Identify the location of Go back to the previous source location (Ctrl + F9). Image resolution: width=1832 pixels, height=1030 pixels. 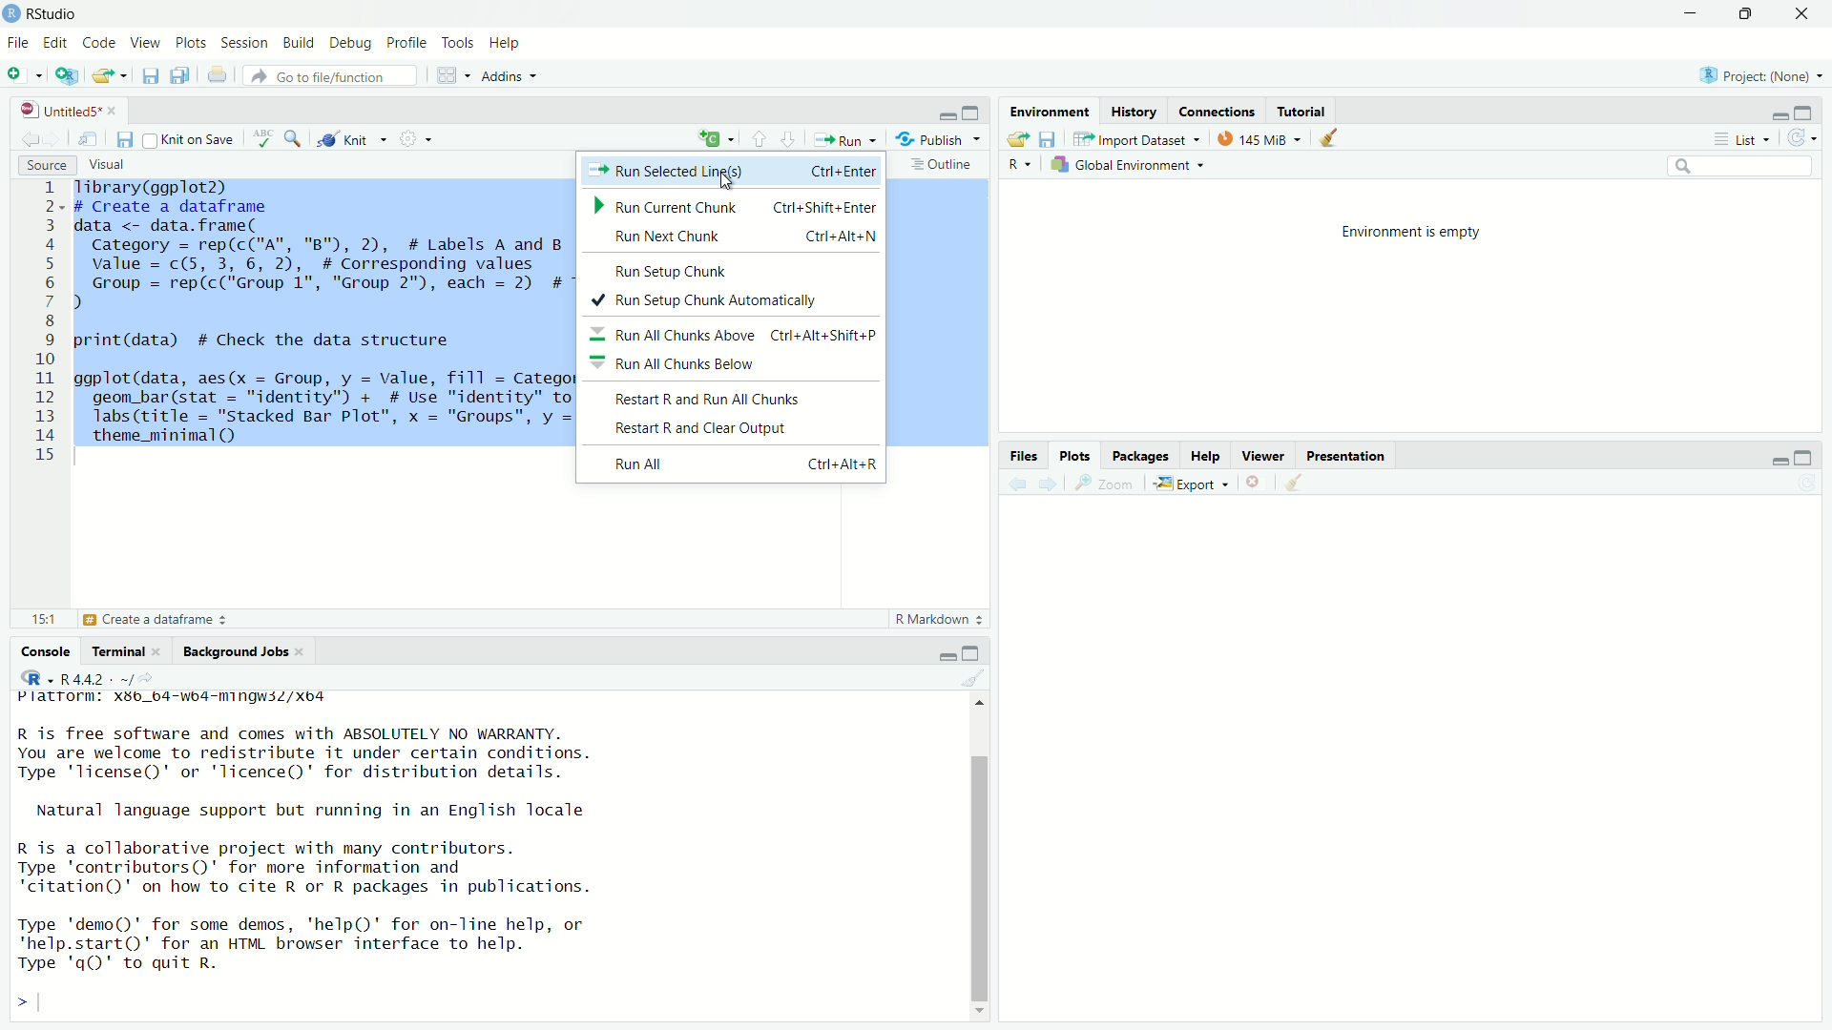
(1010, 482).